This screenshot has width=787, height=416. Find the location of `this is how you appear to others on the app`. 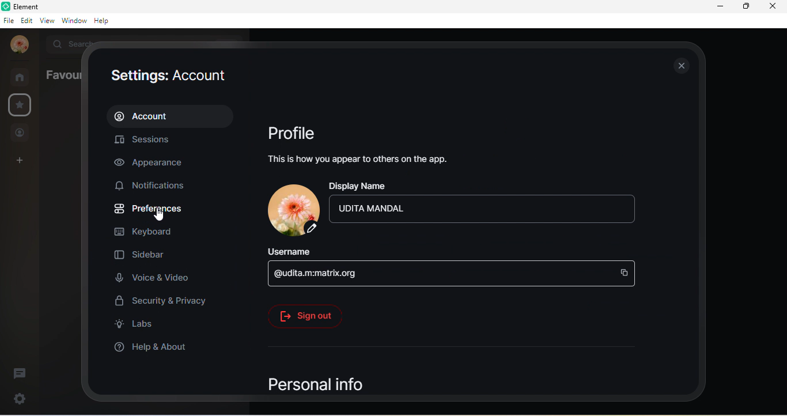

this is how you appear to others on the app is located at coordinates (358, 161).